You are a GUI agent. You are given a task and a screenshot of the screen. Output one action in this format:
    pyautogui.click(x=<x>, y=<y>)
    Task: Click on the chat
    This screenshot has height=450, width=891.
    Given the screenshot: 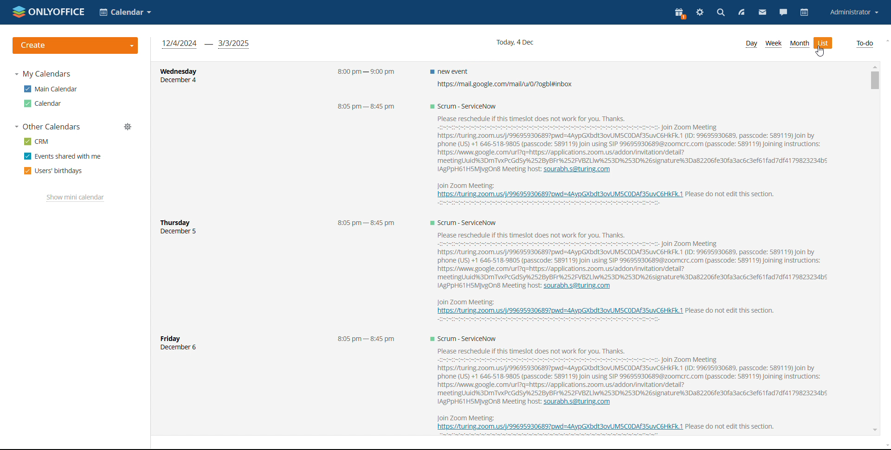 What is the action you would take?
    pyautogui.click(x=784, y=13)
    